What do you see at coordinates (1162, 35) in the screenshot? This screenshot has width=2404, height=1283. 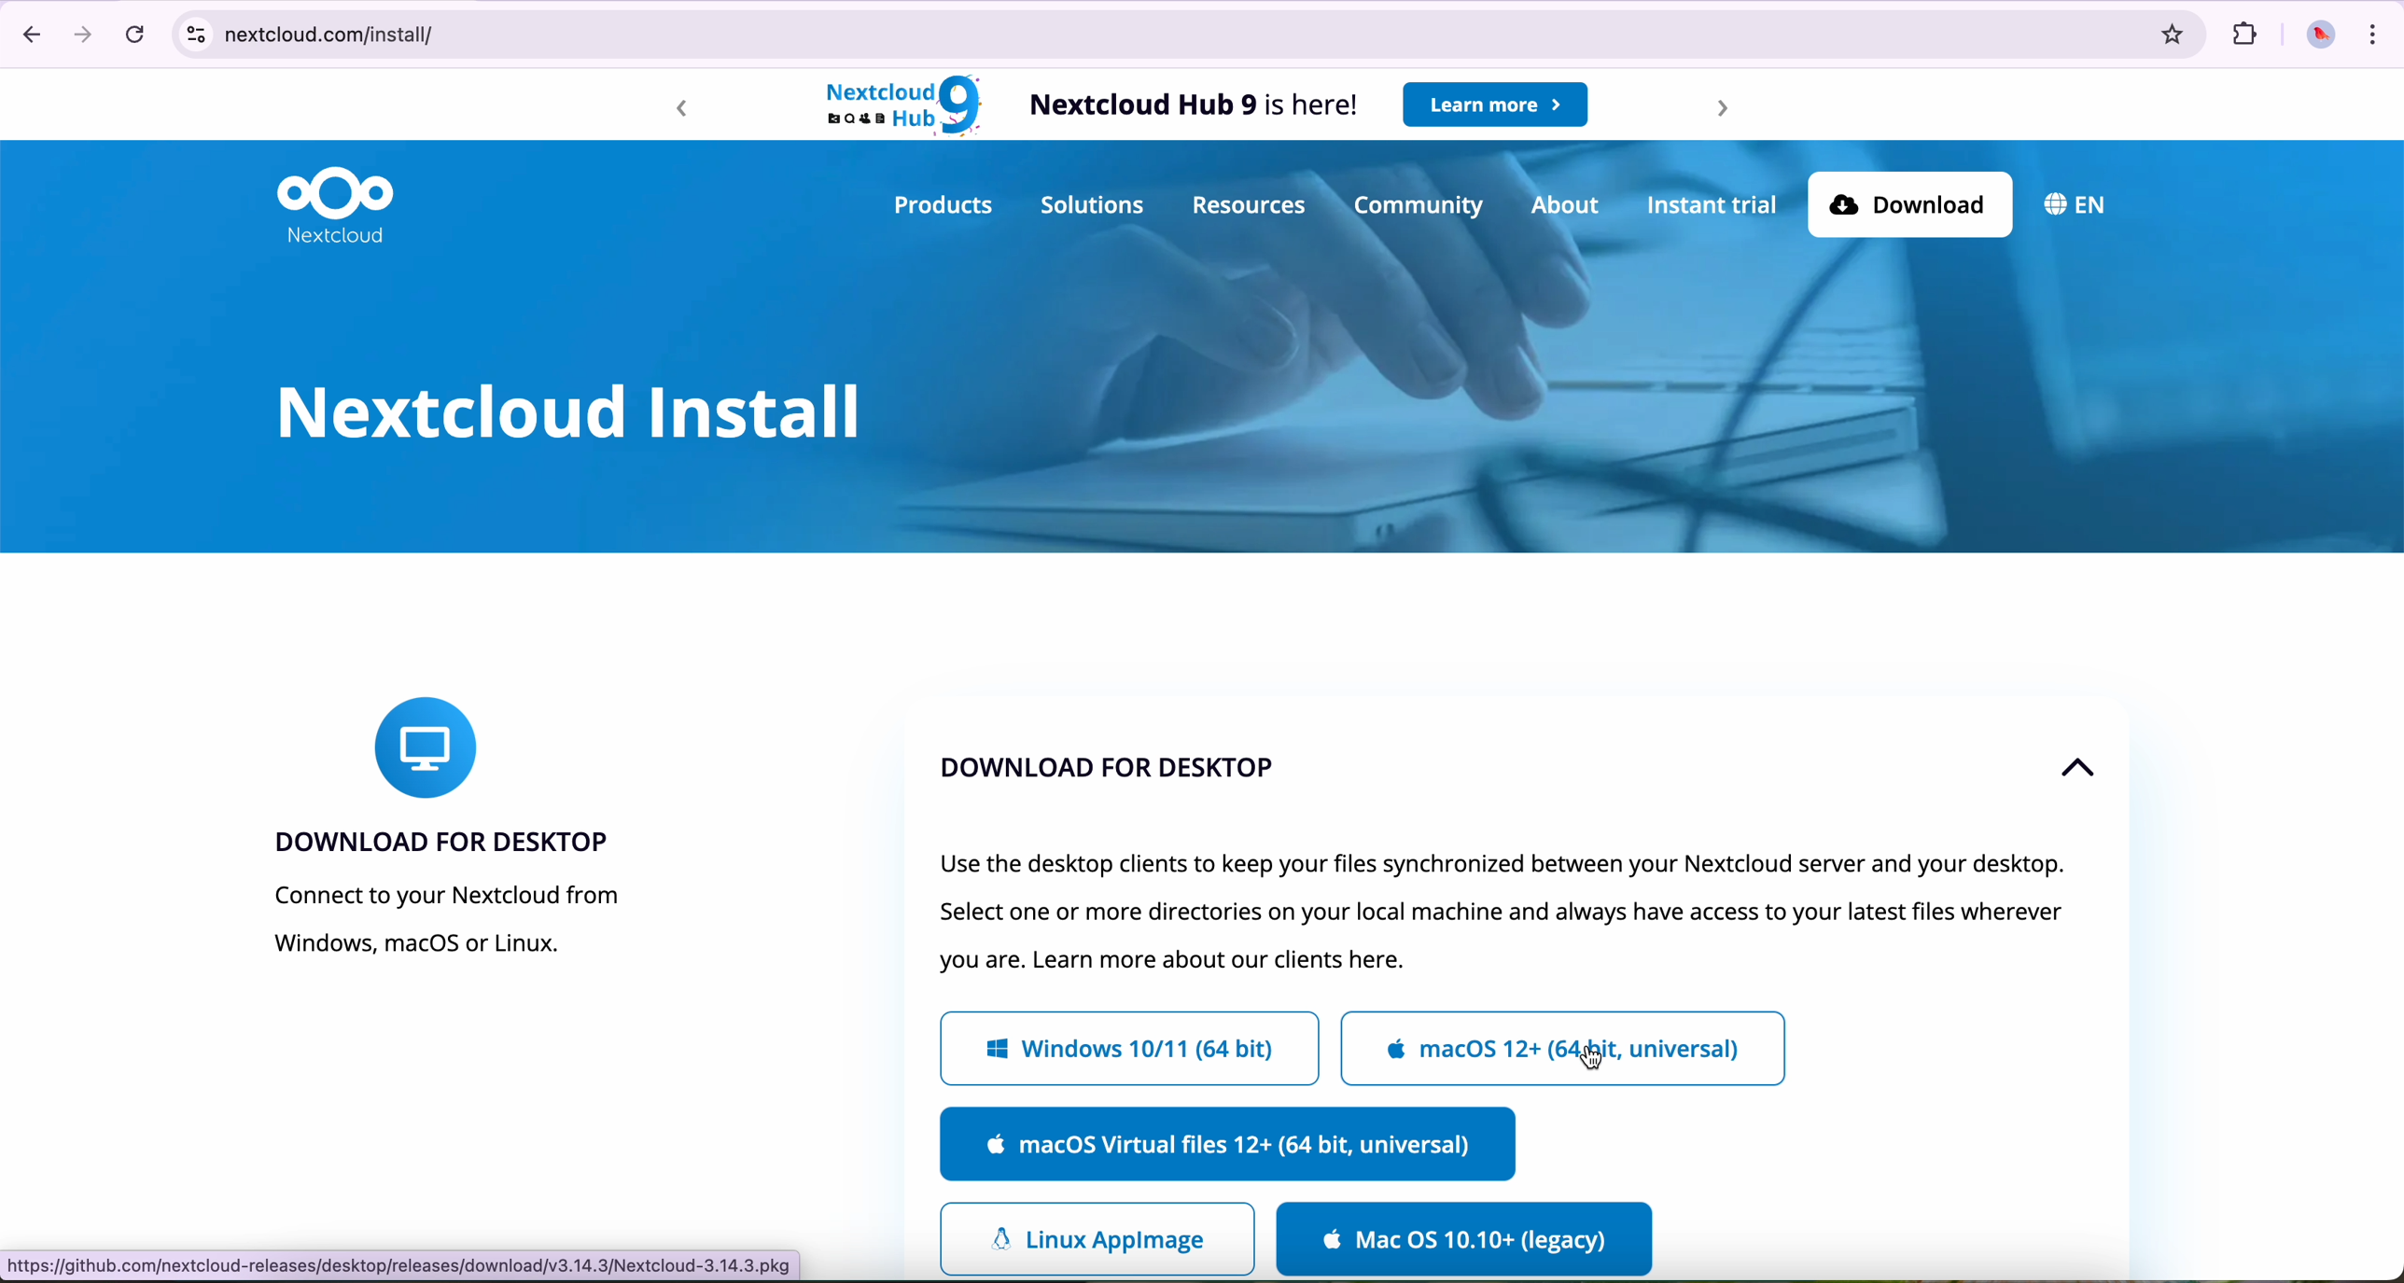 I see `next cloud.com/install/` at bounding box center [1162, 35].